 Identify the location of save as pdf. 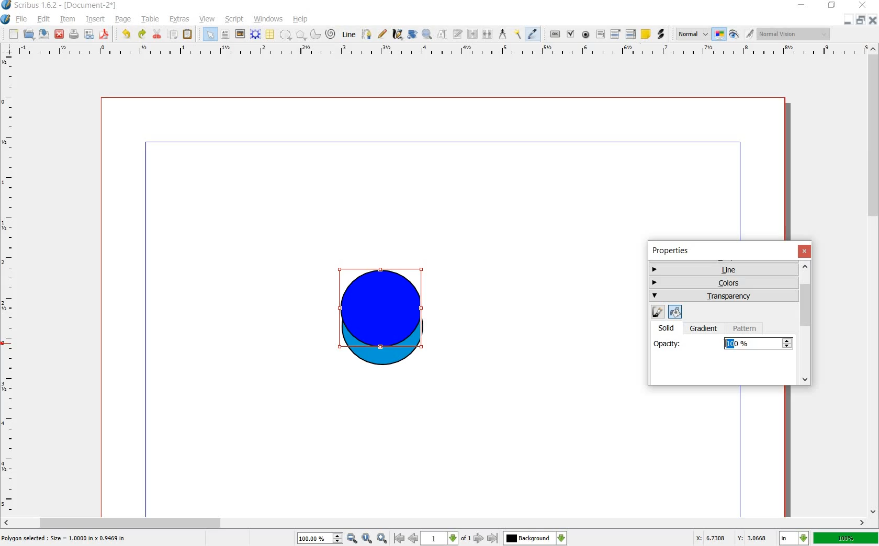
(104, 35).